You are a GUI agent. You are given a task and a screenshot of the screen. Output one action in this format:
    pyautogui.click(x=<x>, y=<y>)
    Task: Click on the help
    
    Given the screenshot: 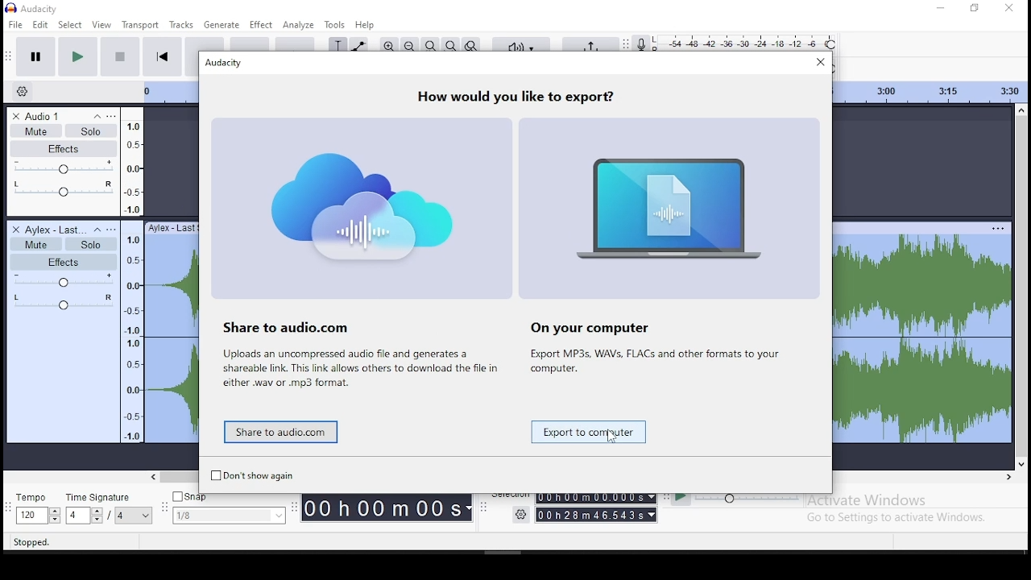 What is the action you would take?
    pyautogui.click(x=364, y=25)
    